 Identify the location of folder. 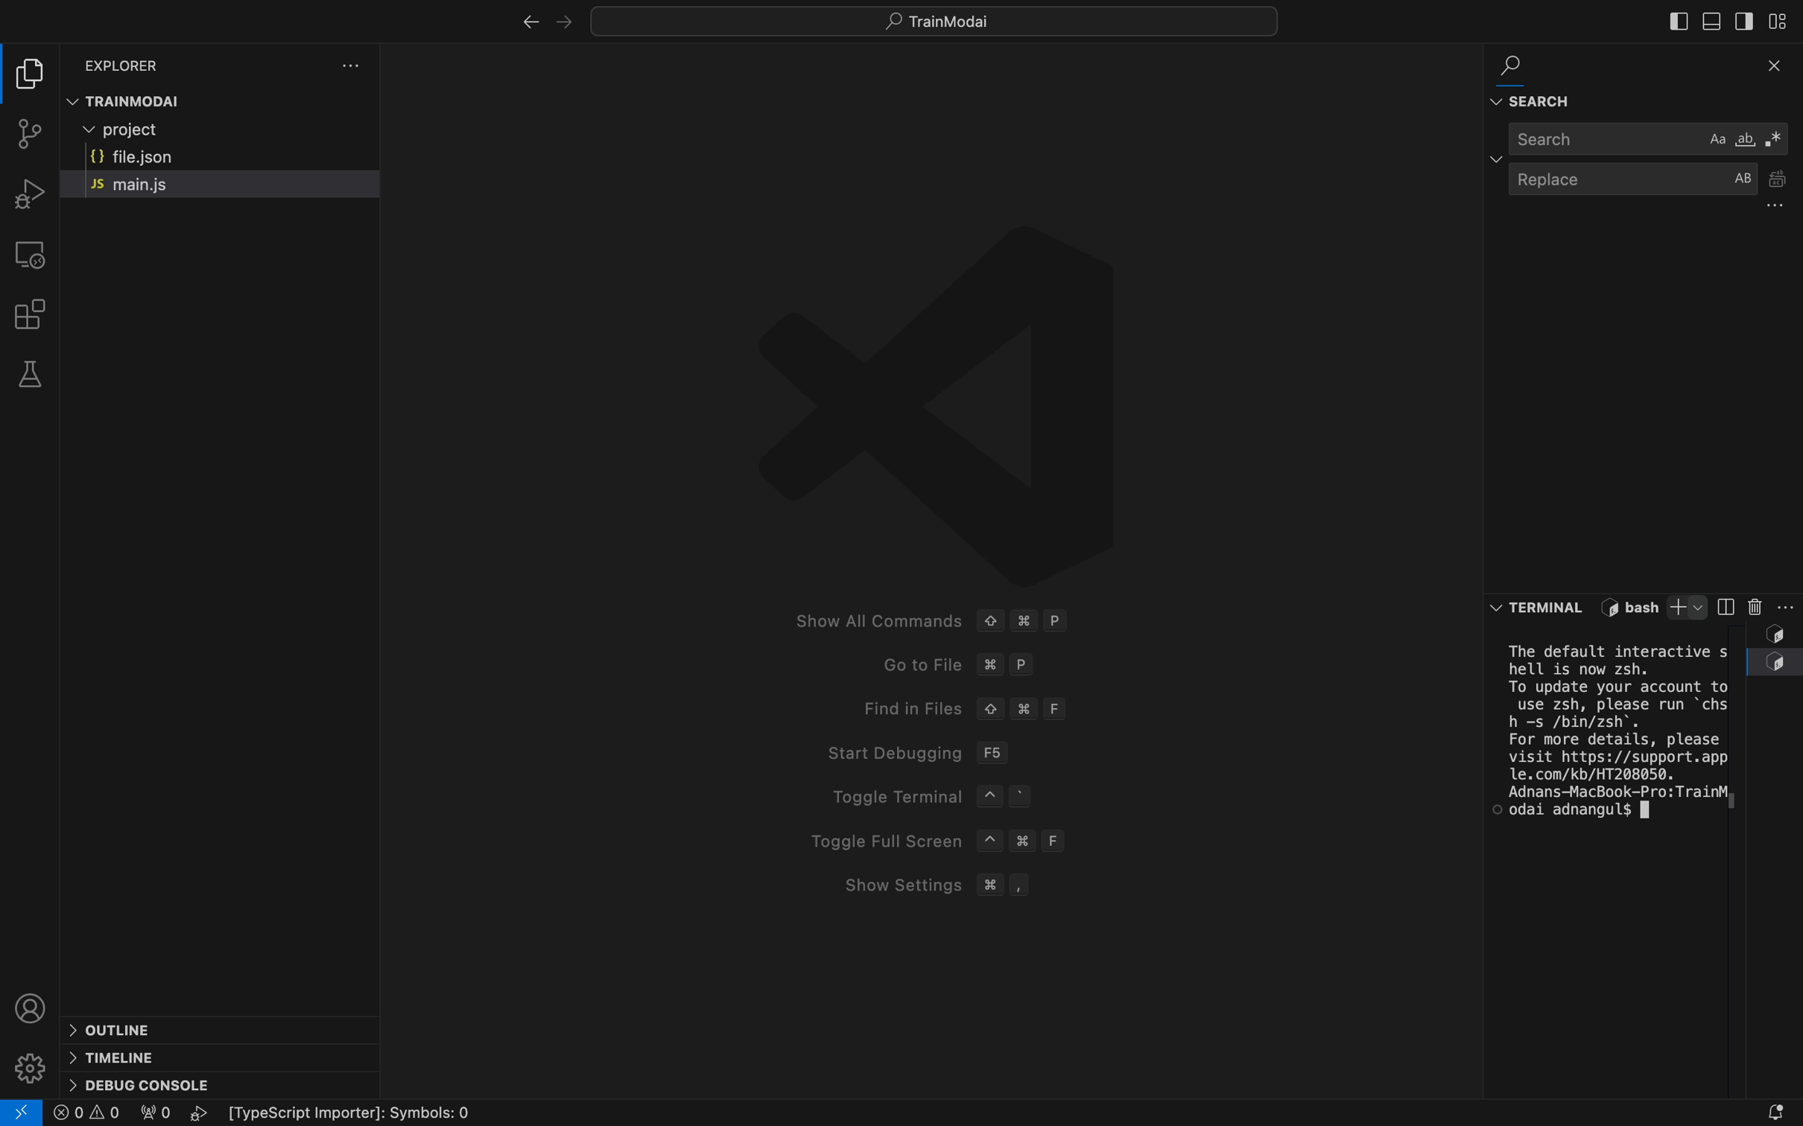
(30, 73).